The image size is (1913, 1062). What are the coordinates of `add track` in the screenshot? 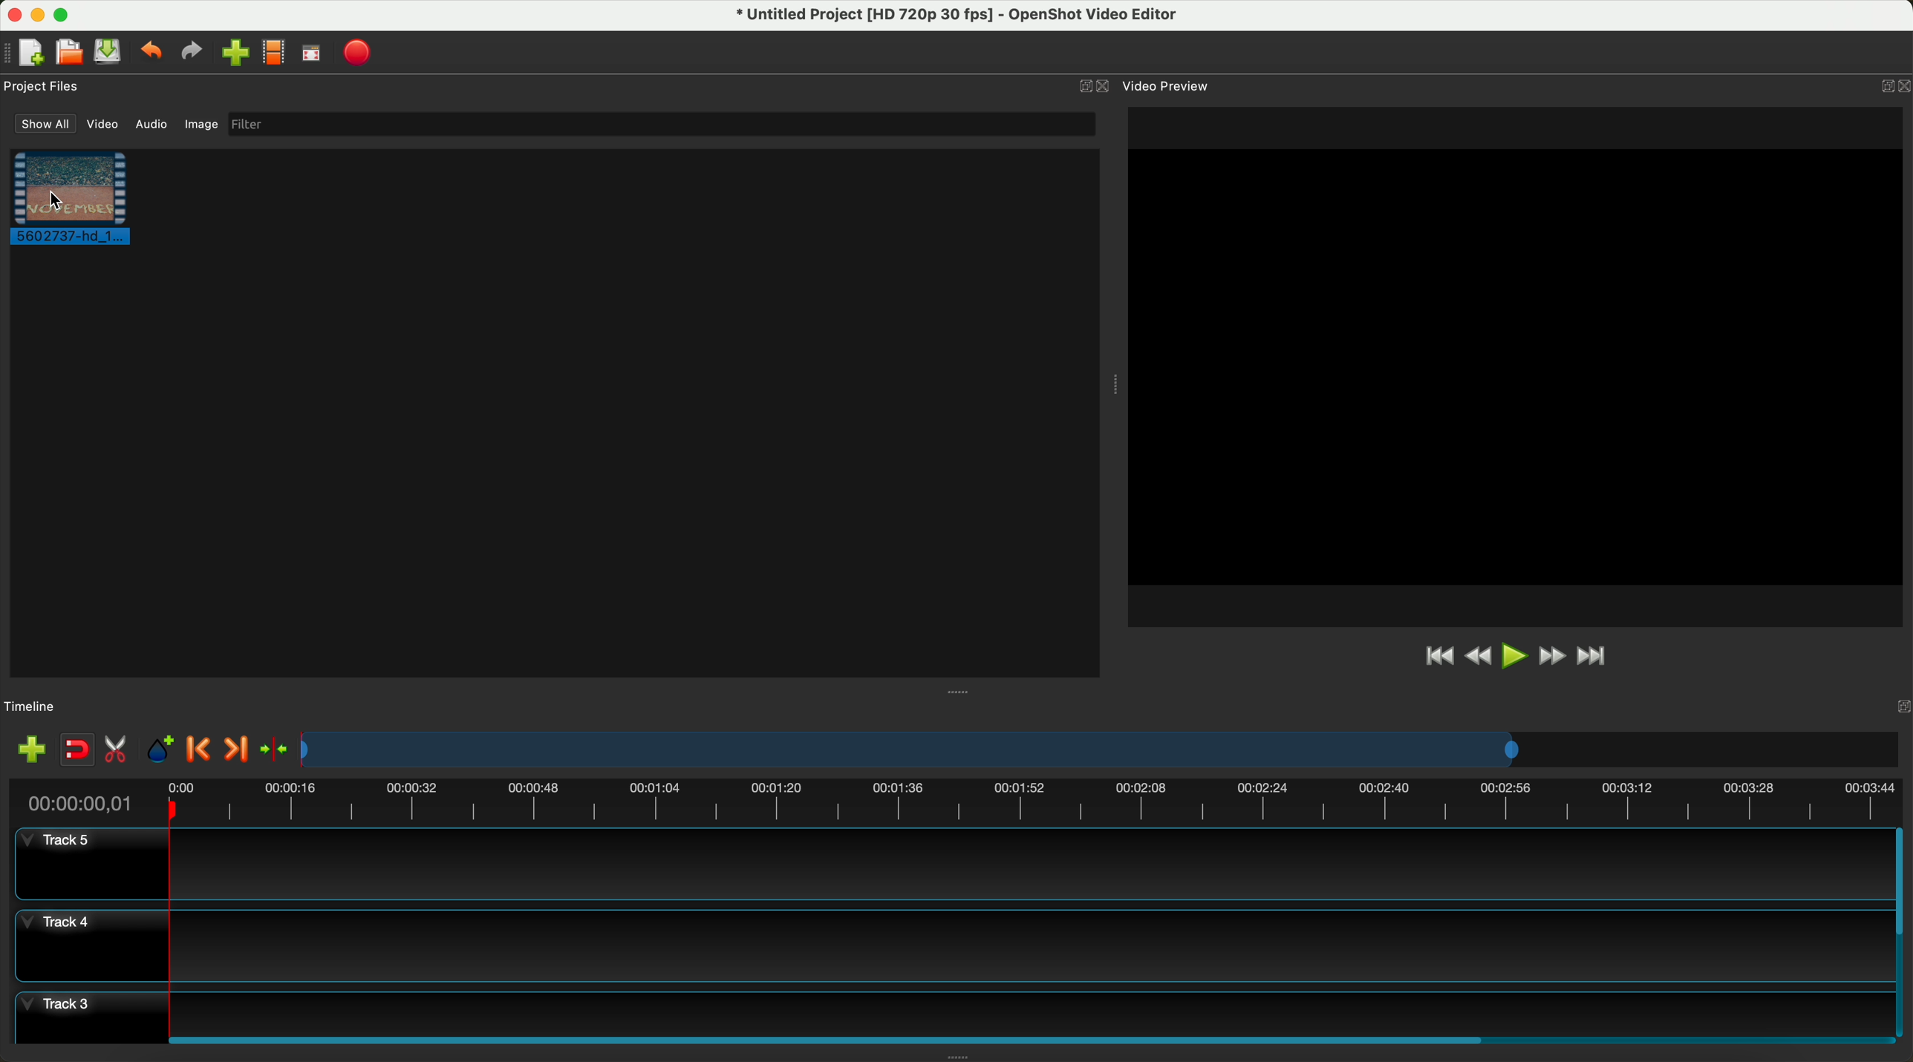 It's located at (32, 750).